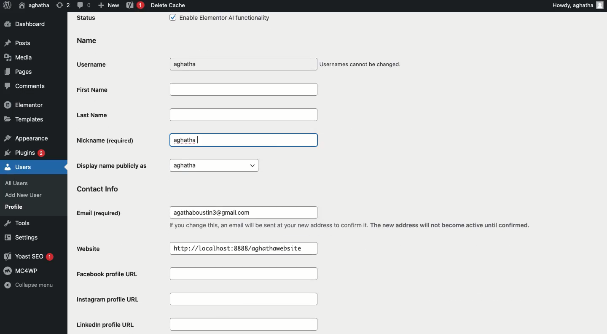 The width and height of the screenshot is (607, 334). What do you see at coordinates (93, 248) in the screenshot?
I see `Website` at bounding box center [93, 248].